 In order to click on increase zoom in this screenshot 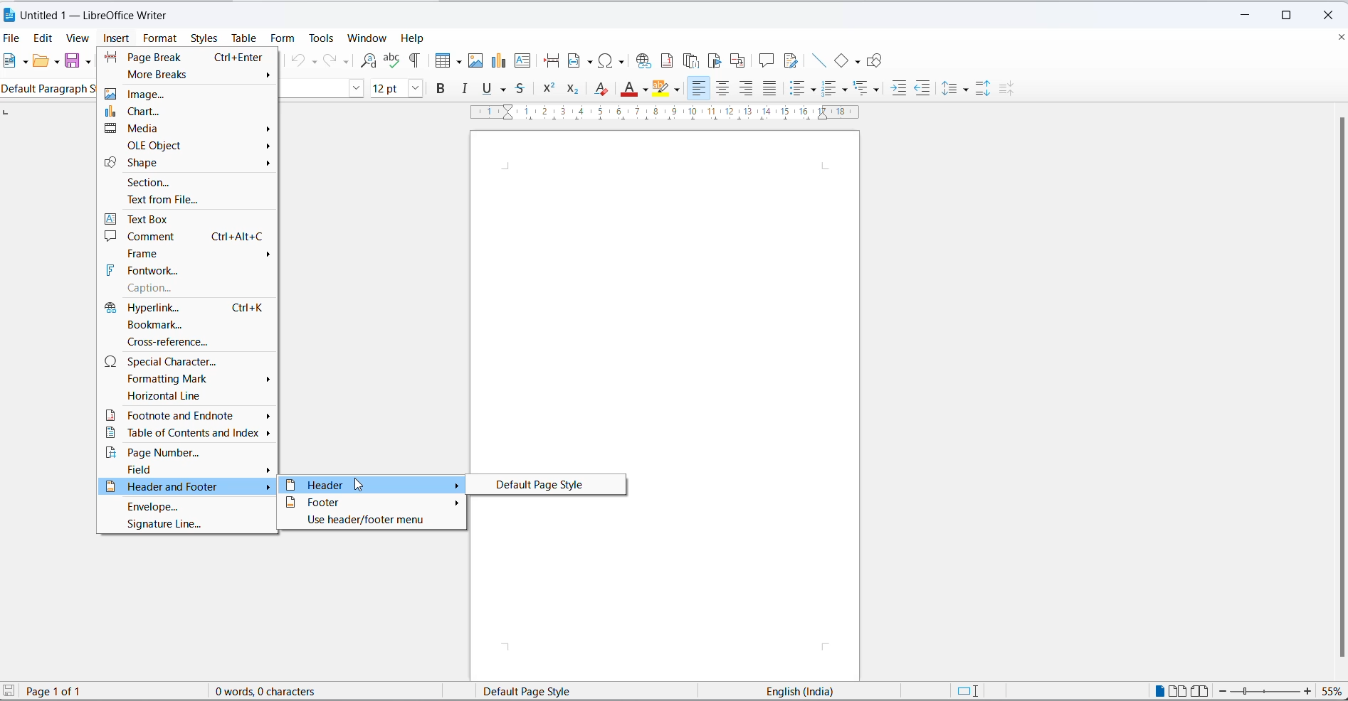, I will do `click(1308, 692)`.